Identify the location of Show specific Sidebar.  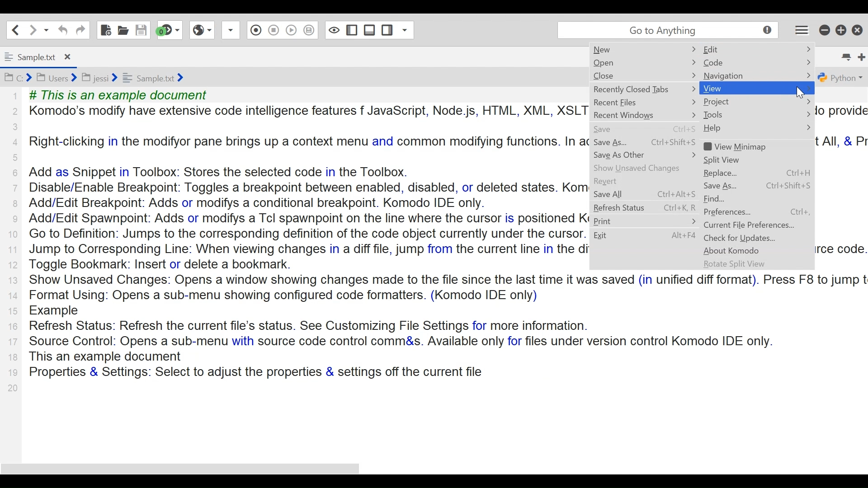
(396, 28).